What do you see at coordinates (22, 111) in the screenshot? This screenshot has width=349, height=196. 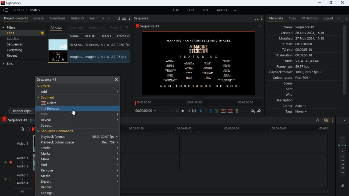 I see `import dips.` at bounding box center [22, 111].